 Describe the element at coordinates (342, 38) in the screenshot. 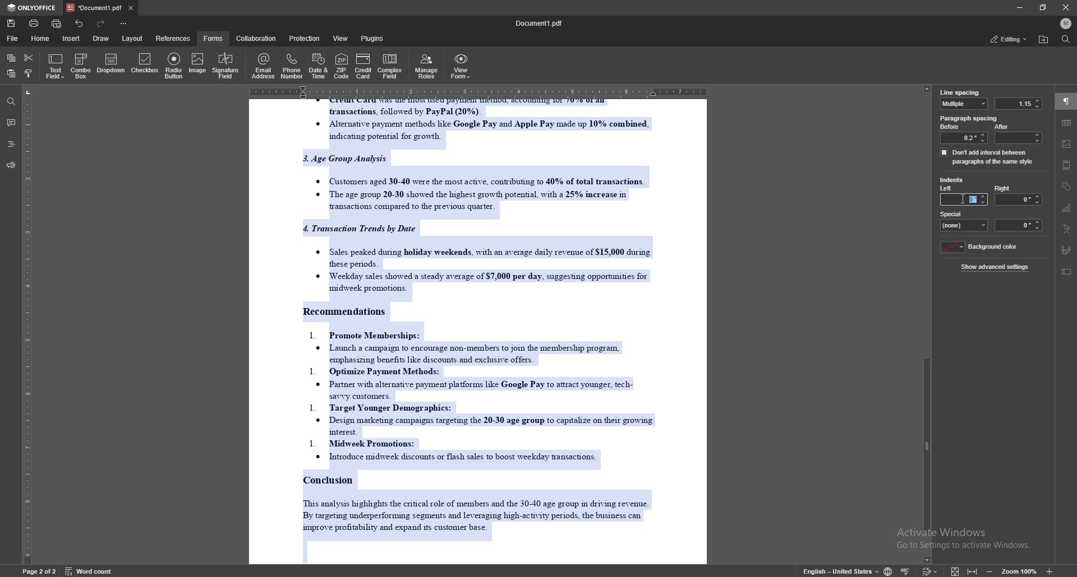

I see `view` at that location.